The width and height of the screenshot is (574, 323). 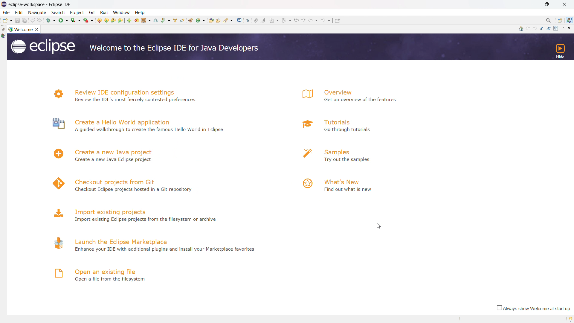 What do you see at coordinates (337, 122) in the screenshot?
I see `tutorials` at bounding box center [337, 122].